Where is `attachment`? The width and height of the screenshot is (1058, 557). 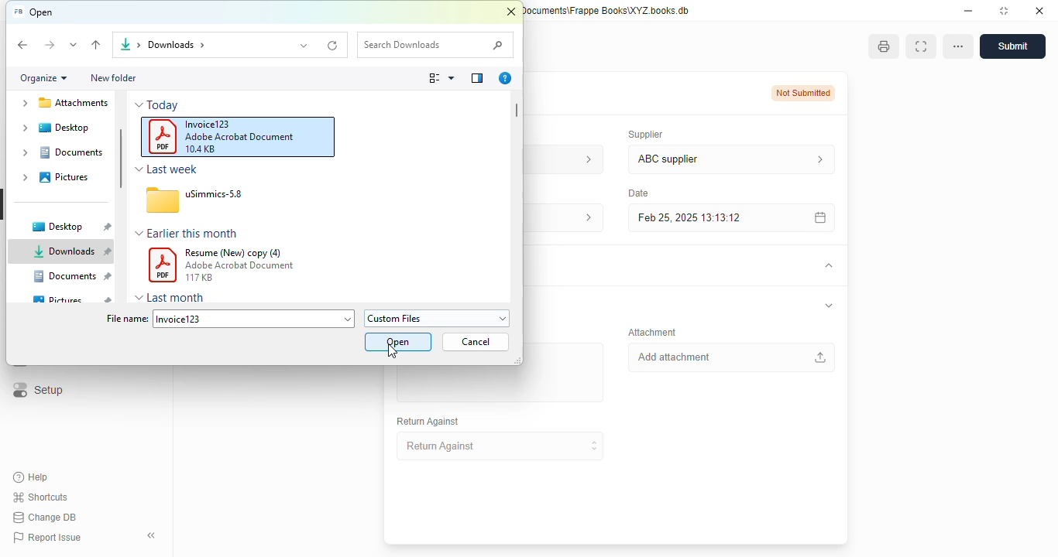 attachment is located at coordinates (652, 332).